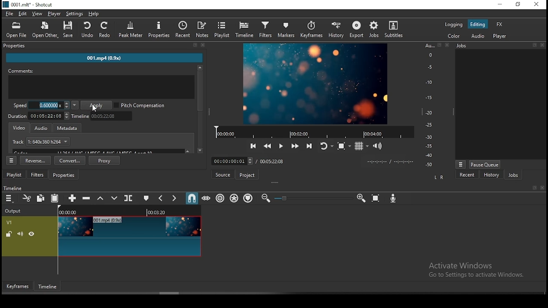 The image size is (548, 308). I want to click on timeline, so click(246, 30).